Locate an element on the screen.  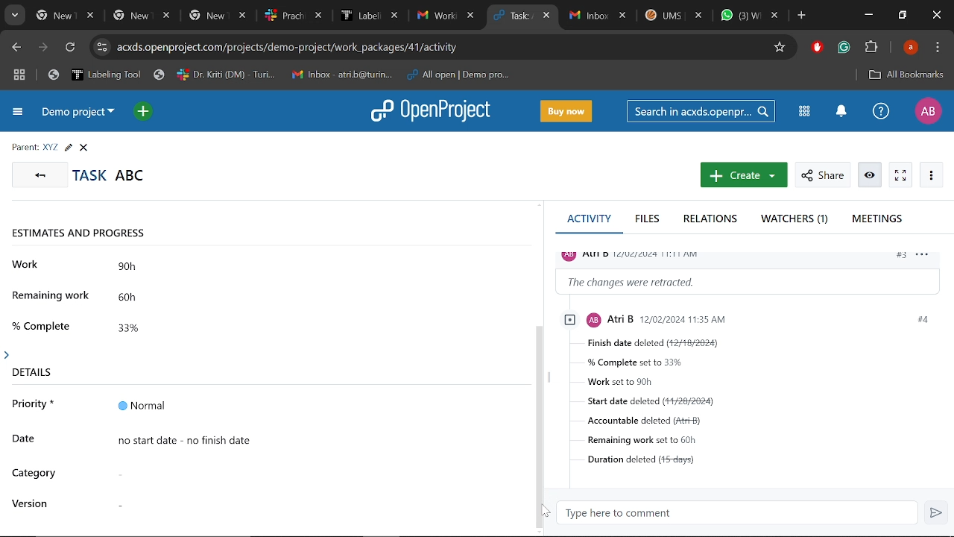
Search tabs is located at coordinates (13, 16).